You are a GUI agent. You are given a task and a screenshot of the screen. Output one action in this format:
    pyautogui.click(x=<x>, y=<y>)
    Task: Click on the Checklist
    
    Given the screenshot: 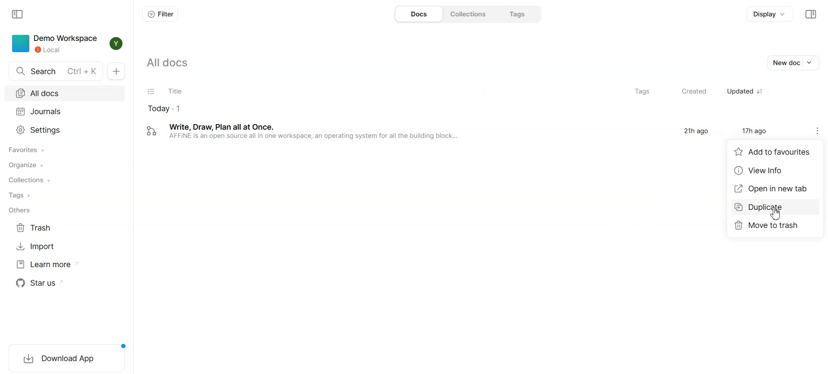 What is the action you would take?
    pyautogui.click(x=151, y=91)
    